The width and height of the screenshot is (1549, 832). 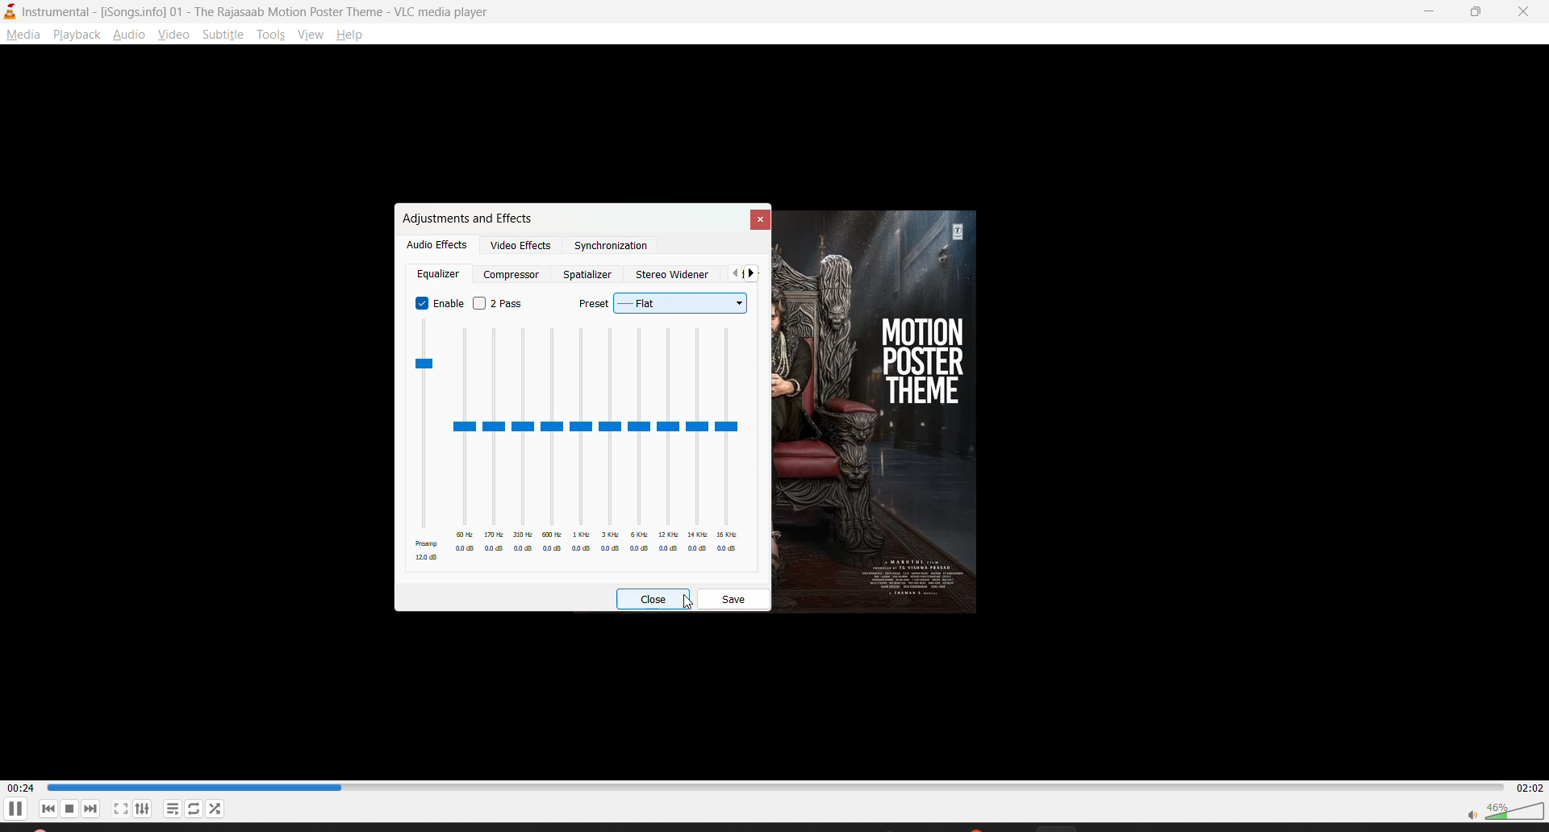 What do you see at coordinates (688, 602) in the screenshot?
I see `Cursor` at bounding box center [688, 602].